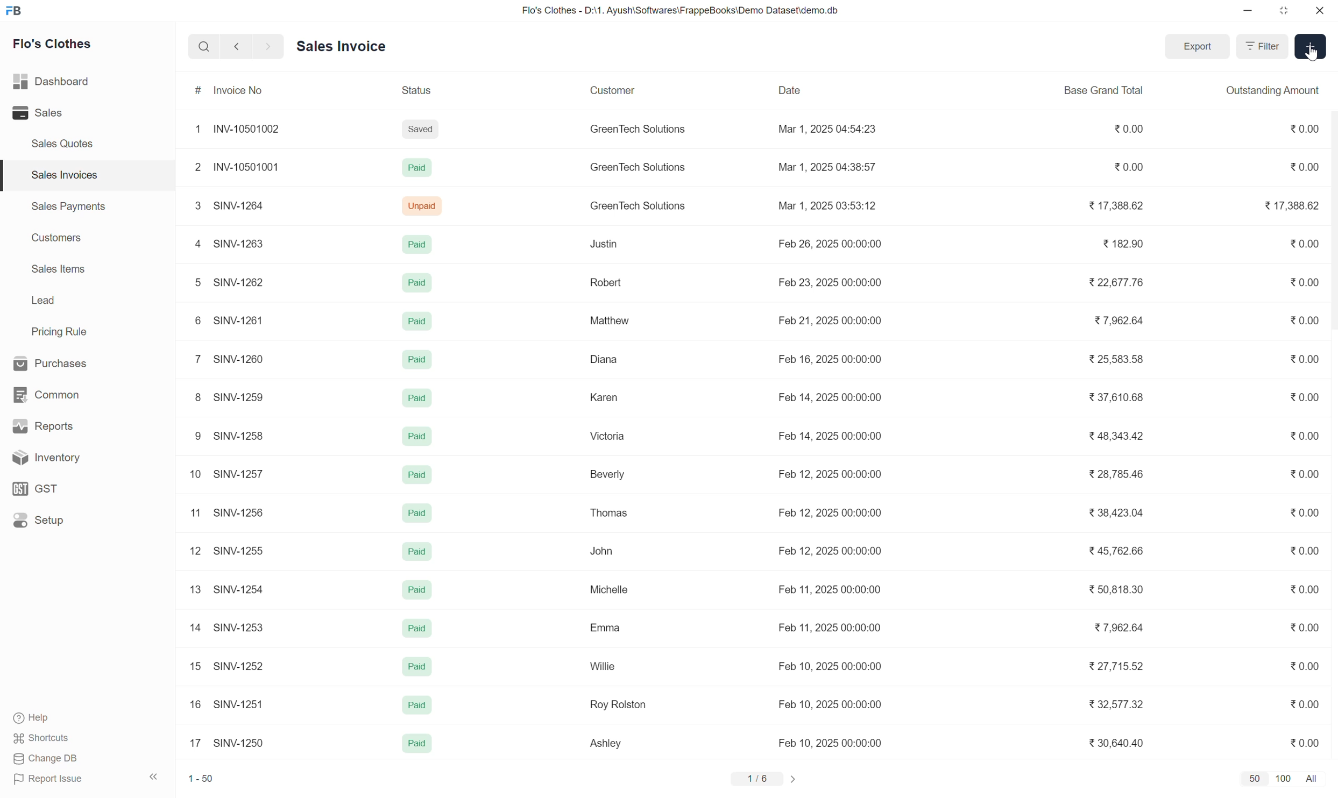  What do you see at coordinates (1285, 778) in the screenshot?
I see `go to 100 page` at bounding box center [1285, 778].